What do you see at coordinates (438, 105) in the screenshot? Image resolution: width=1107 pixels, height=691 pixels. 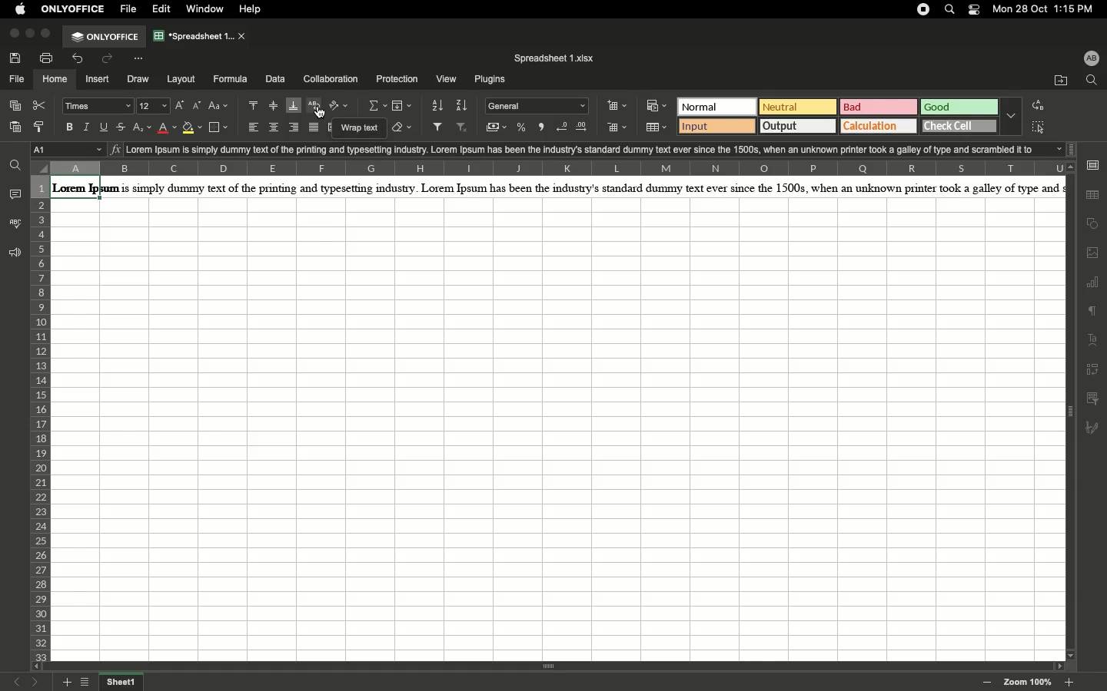 I see `Sort ascending` at bounding box center [438, 105].